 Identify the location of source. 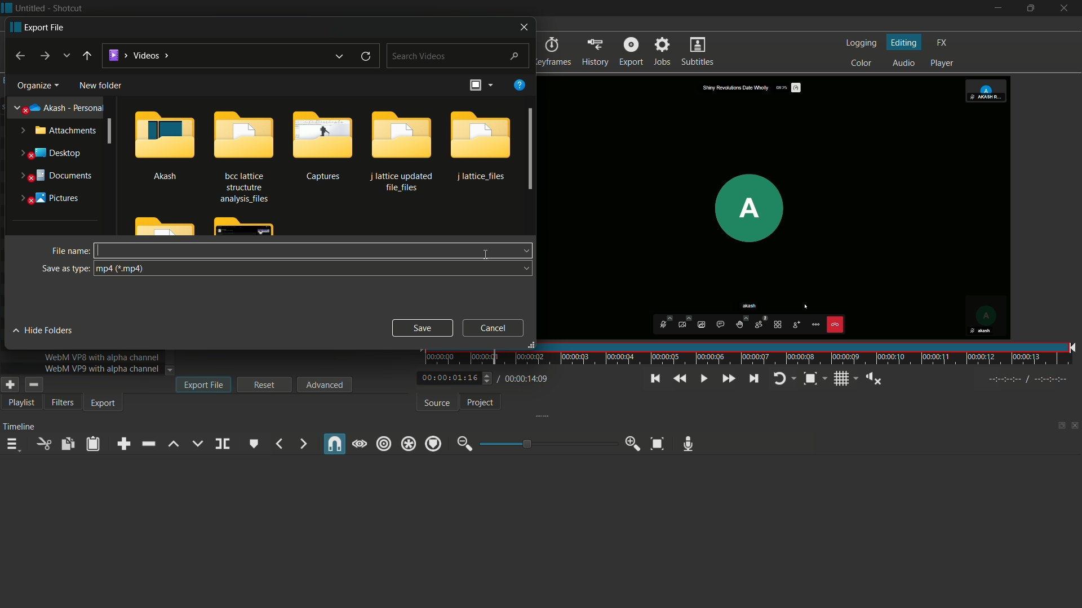
(435, 403).